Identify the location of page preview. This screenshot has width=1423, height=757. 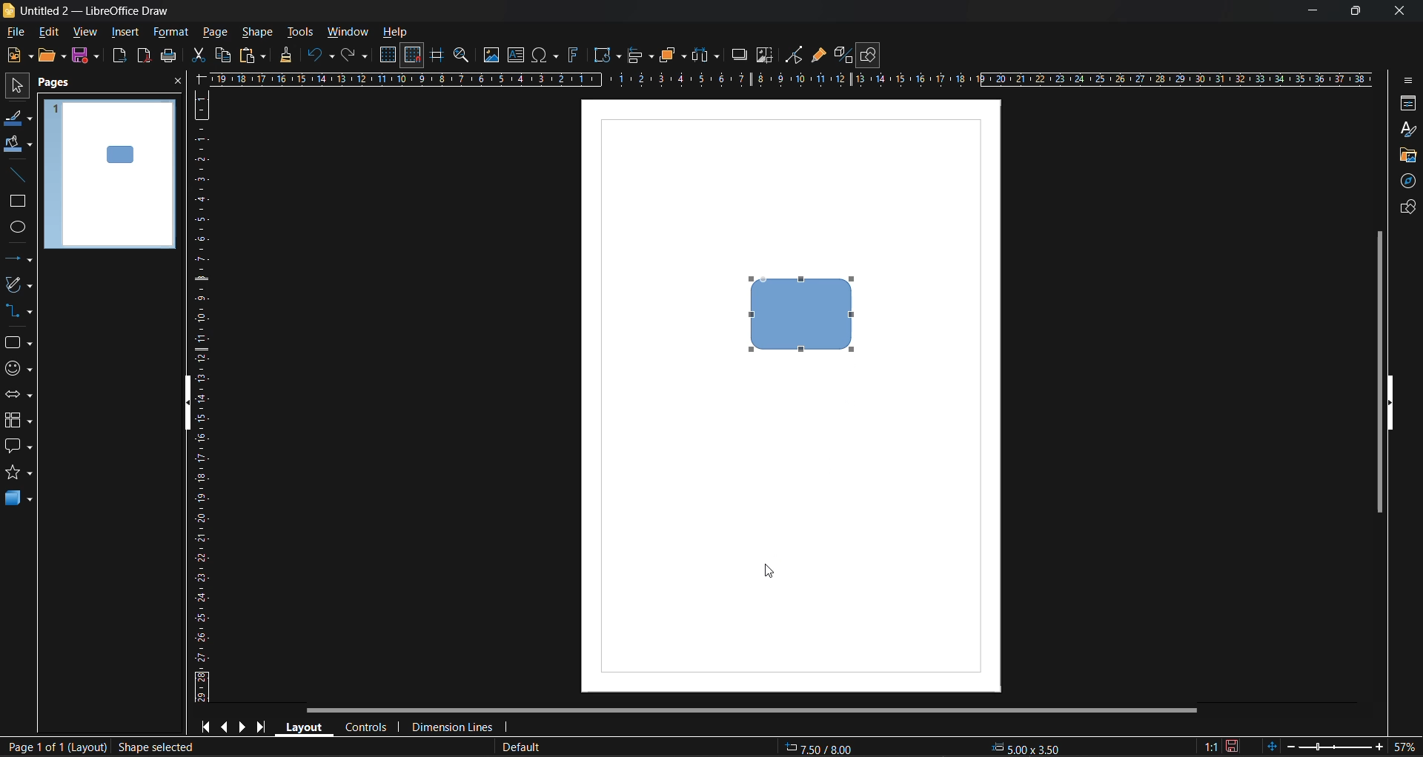
(110, 174).